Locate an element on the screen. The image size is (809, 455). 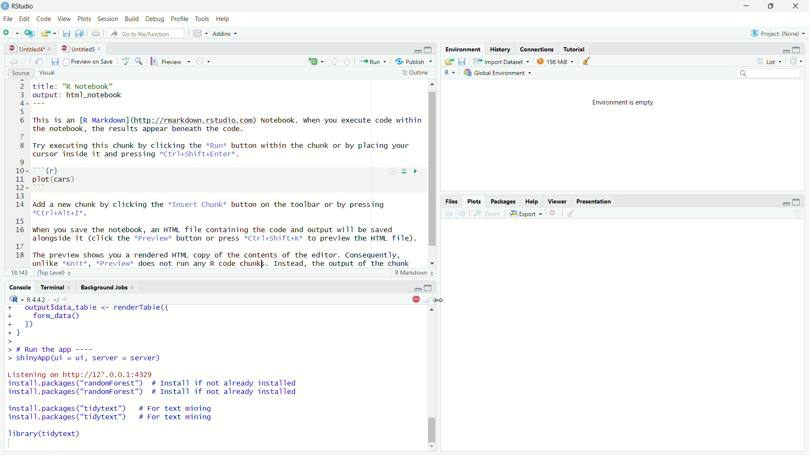
Console is located at coordinates (20, 287).